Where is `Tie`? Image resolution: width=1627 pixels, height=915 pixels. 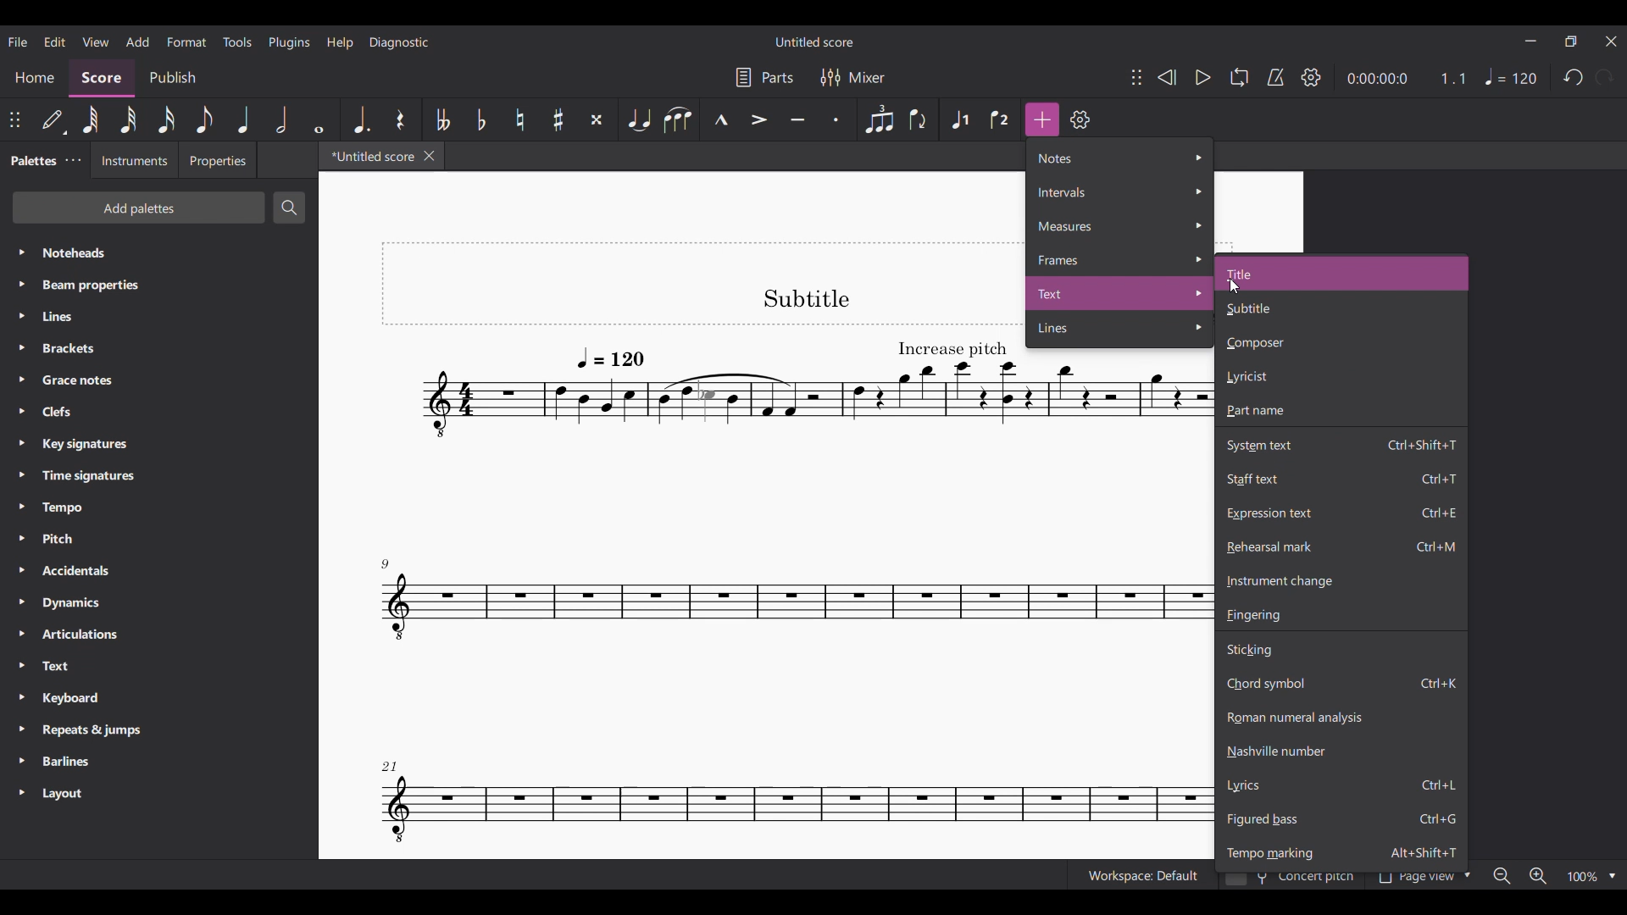
Tie is located at coordinates (637, 119).